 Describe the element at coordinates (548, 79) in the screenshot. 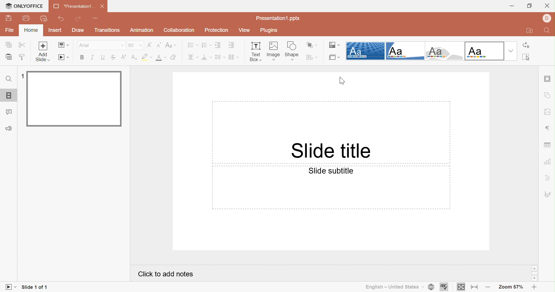

I see `Slide settings` at that location.